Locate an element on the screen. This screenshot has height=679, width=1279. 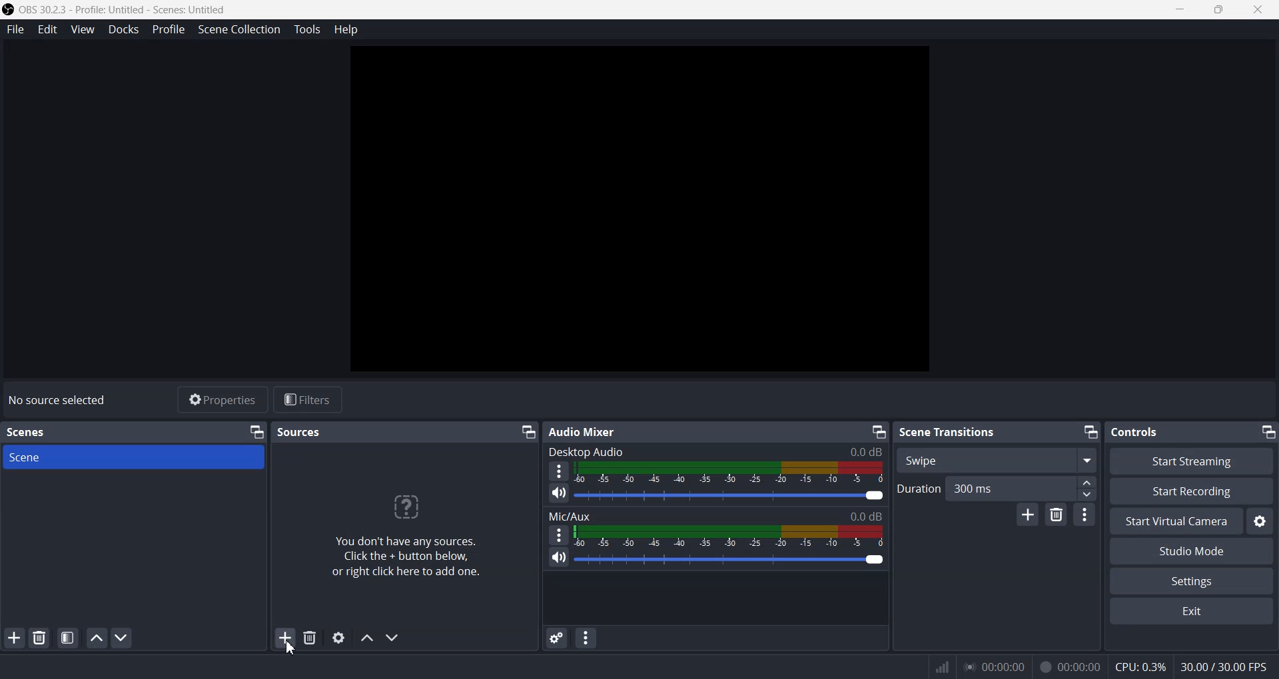
Docks is located at coordinates (123, 29).